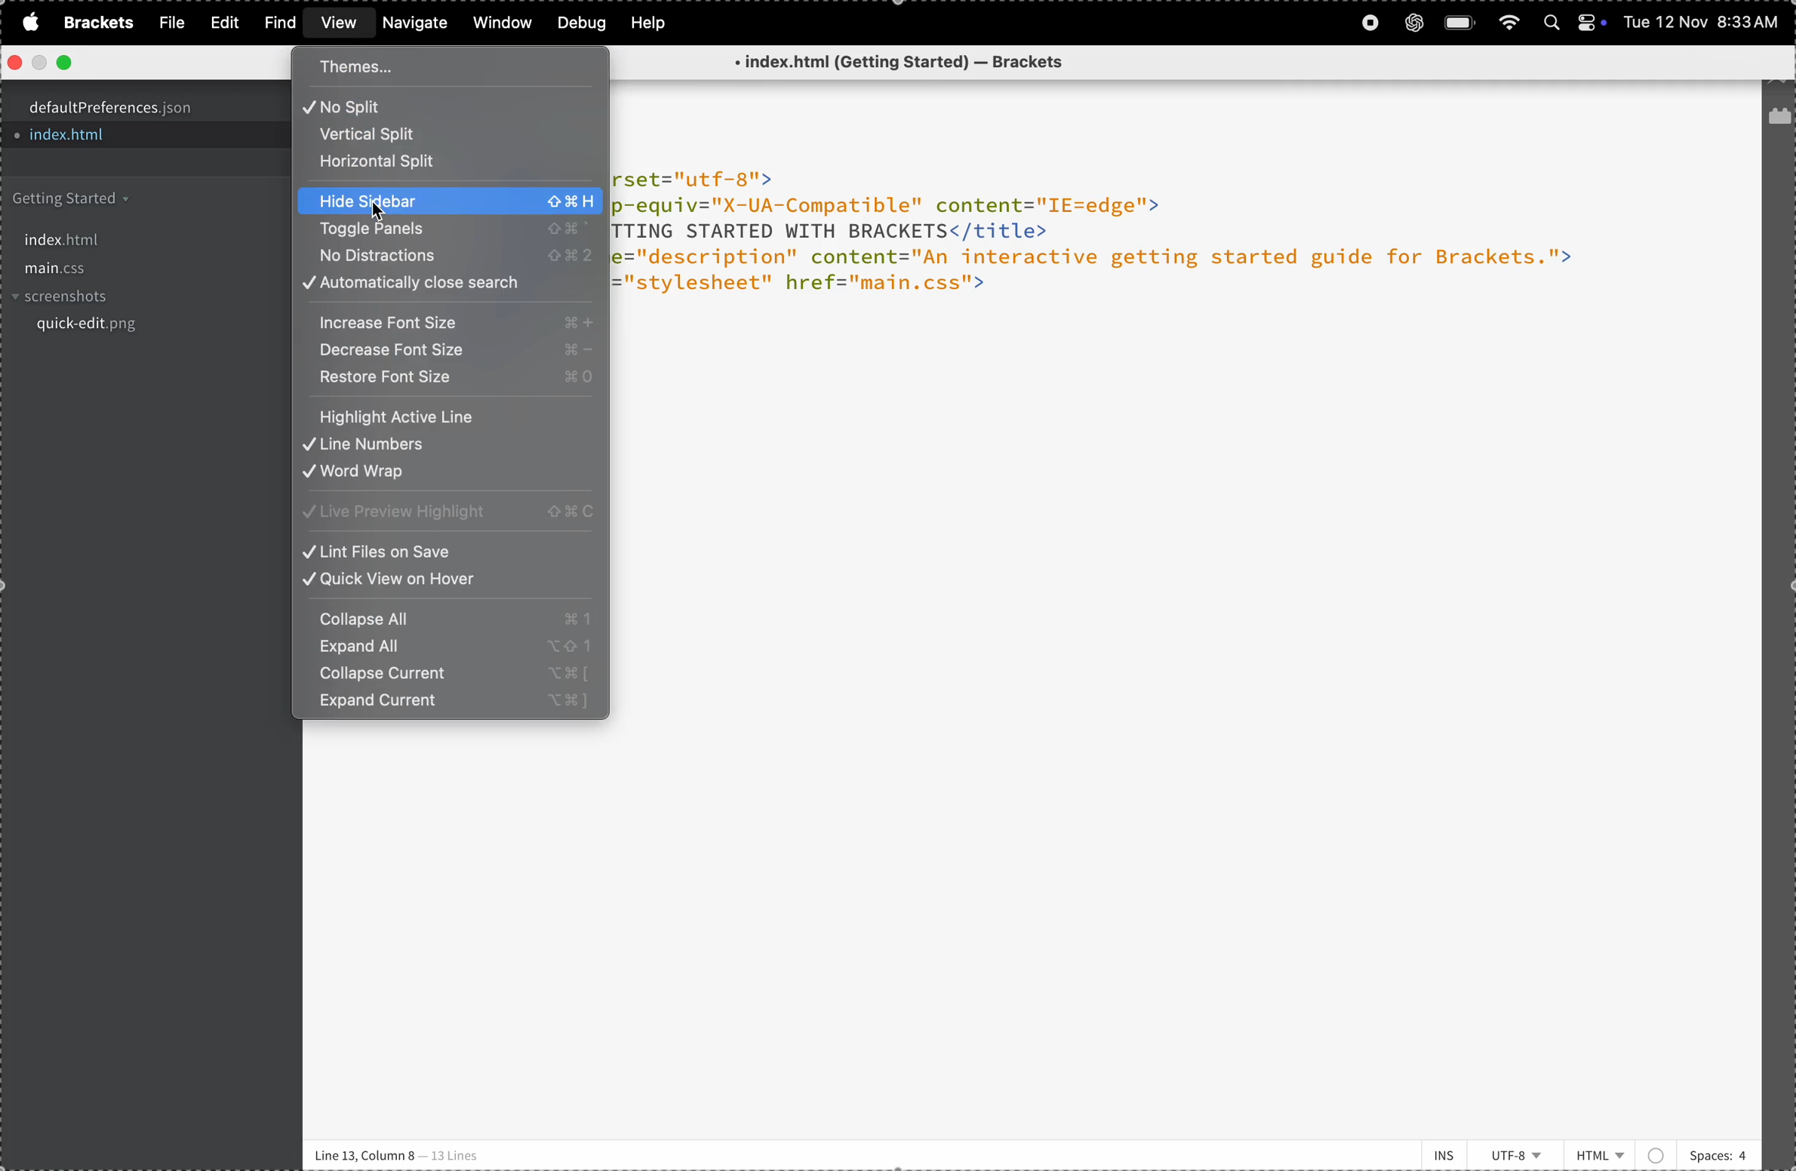 Image resolution: width=1796 pixels, height=1171 pixels. I want to click on debug, so click(580, 23).